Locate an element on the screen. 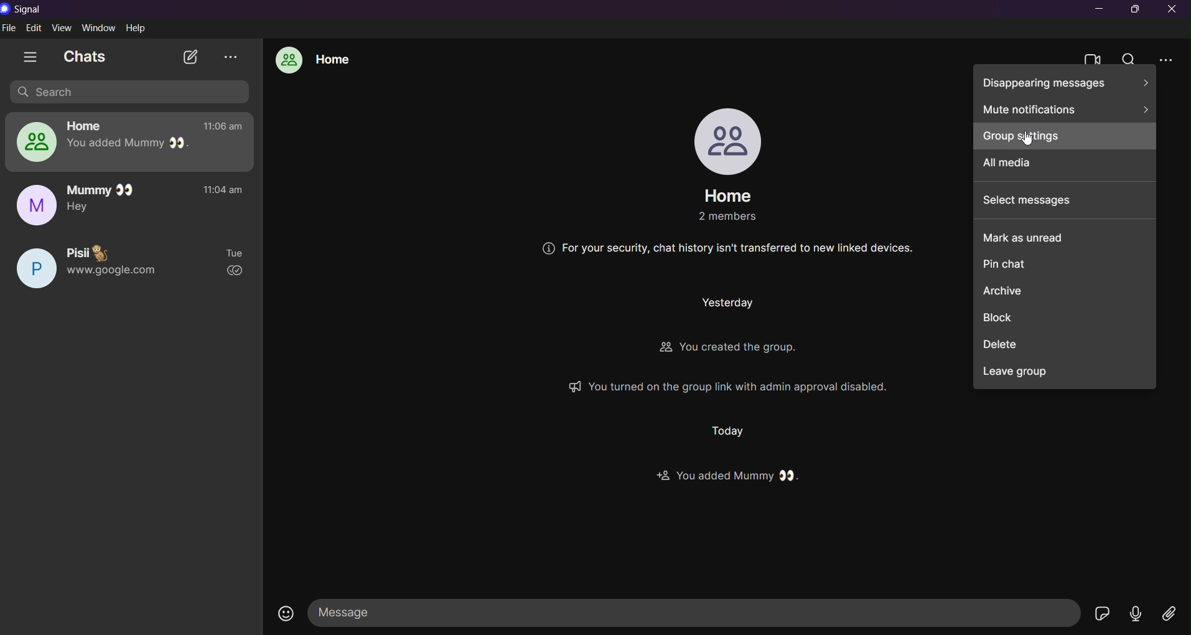  select messages is located at coordinates (1064, 199).